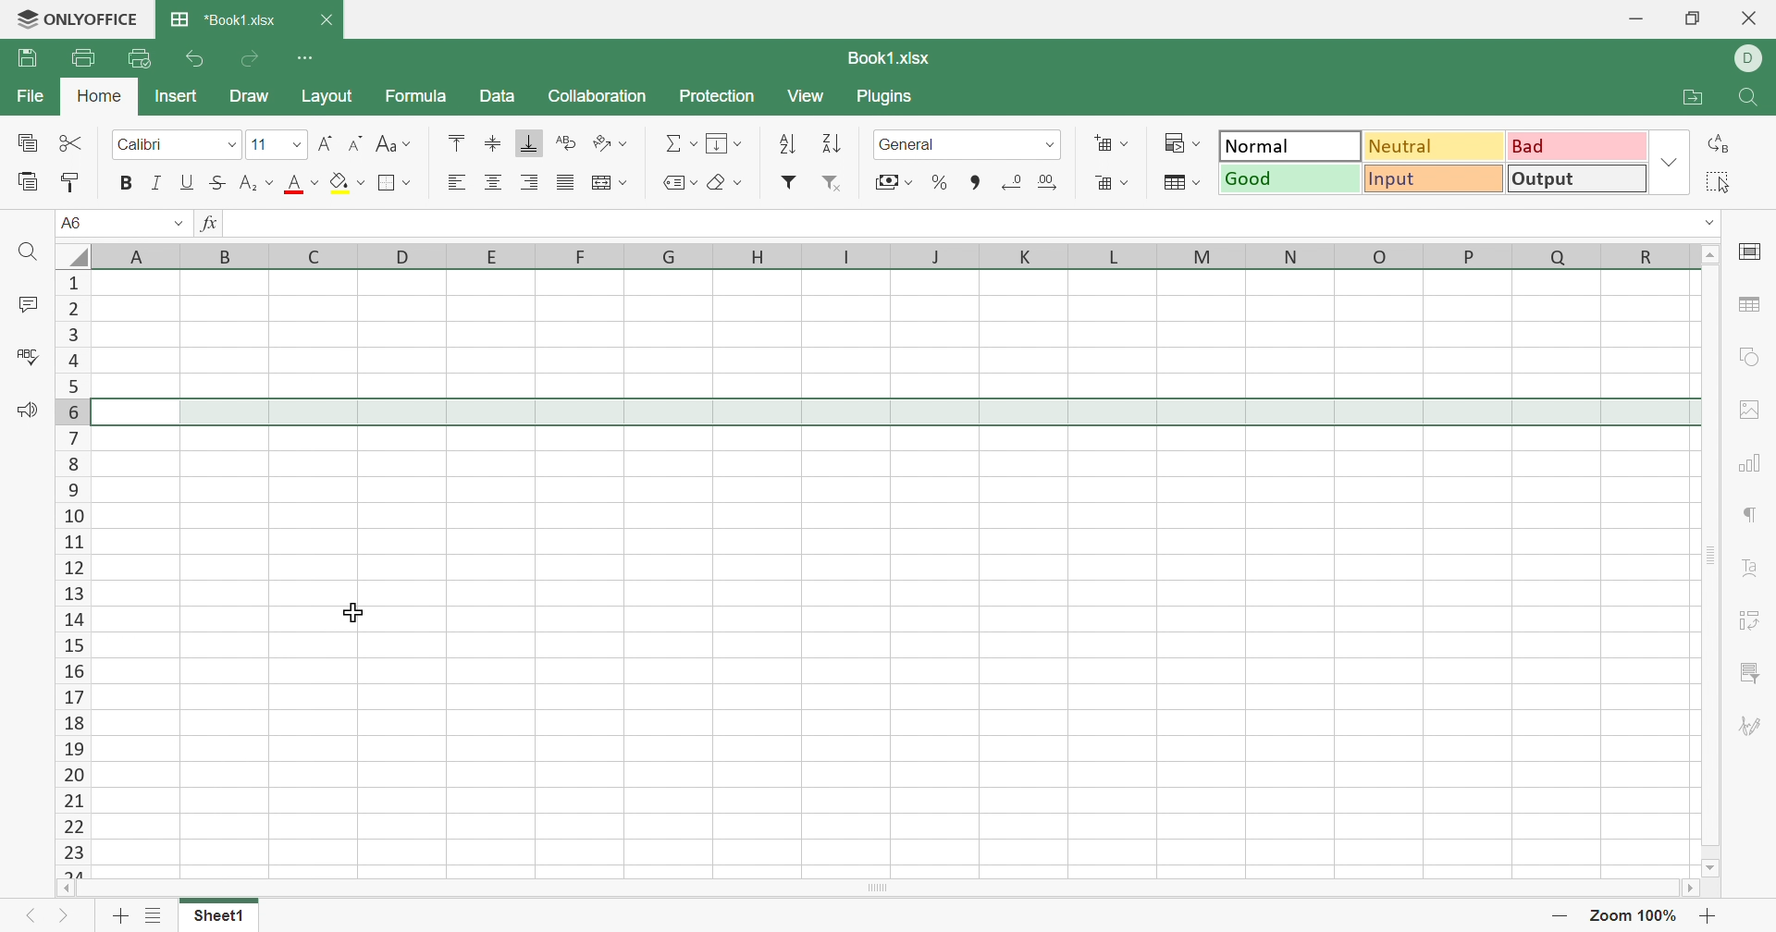 Image resolution: width=1776 pixels, height=932 pixels. Describe the element at coordinates (156, 915) in the screenshot. I see `List of Sheets` at that location.